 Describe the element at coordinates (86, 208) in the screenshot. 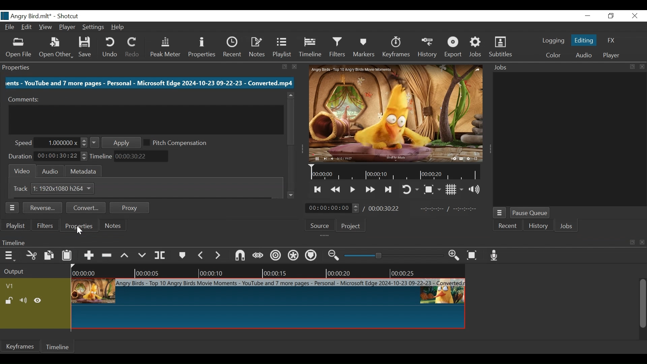

I see `Convert` at that location.